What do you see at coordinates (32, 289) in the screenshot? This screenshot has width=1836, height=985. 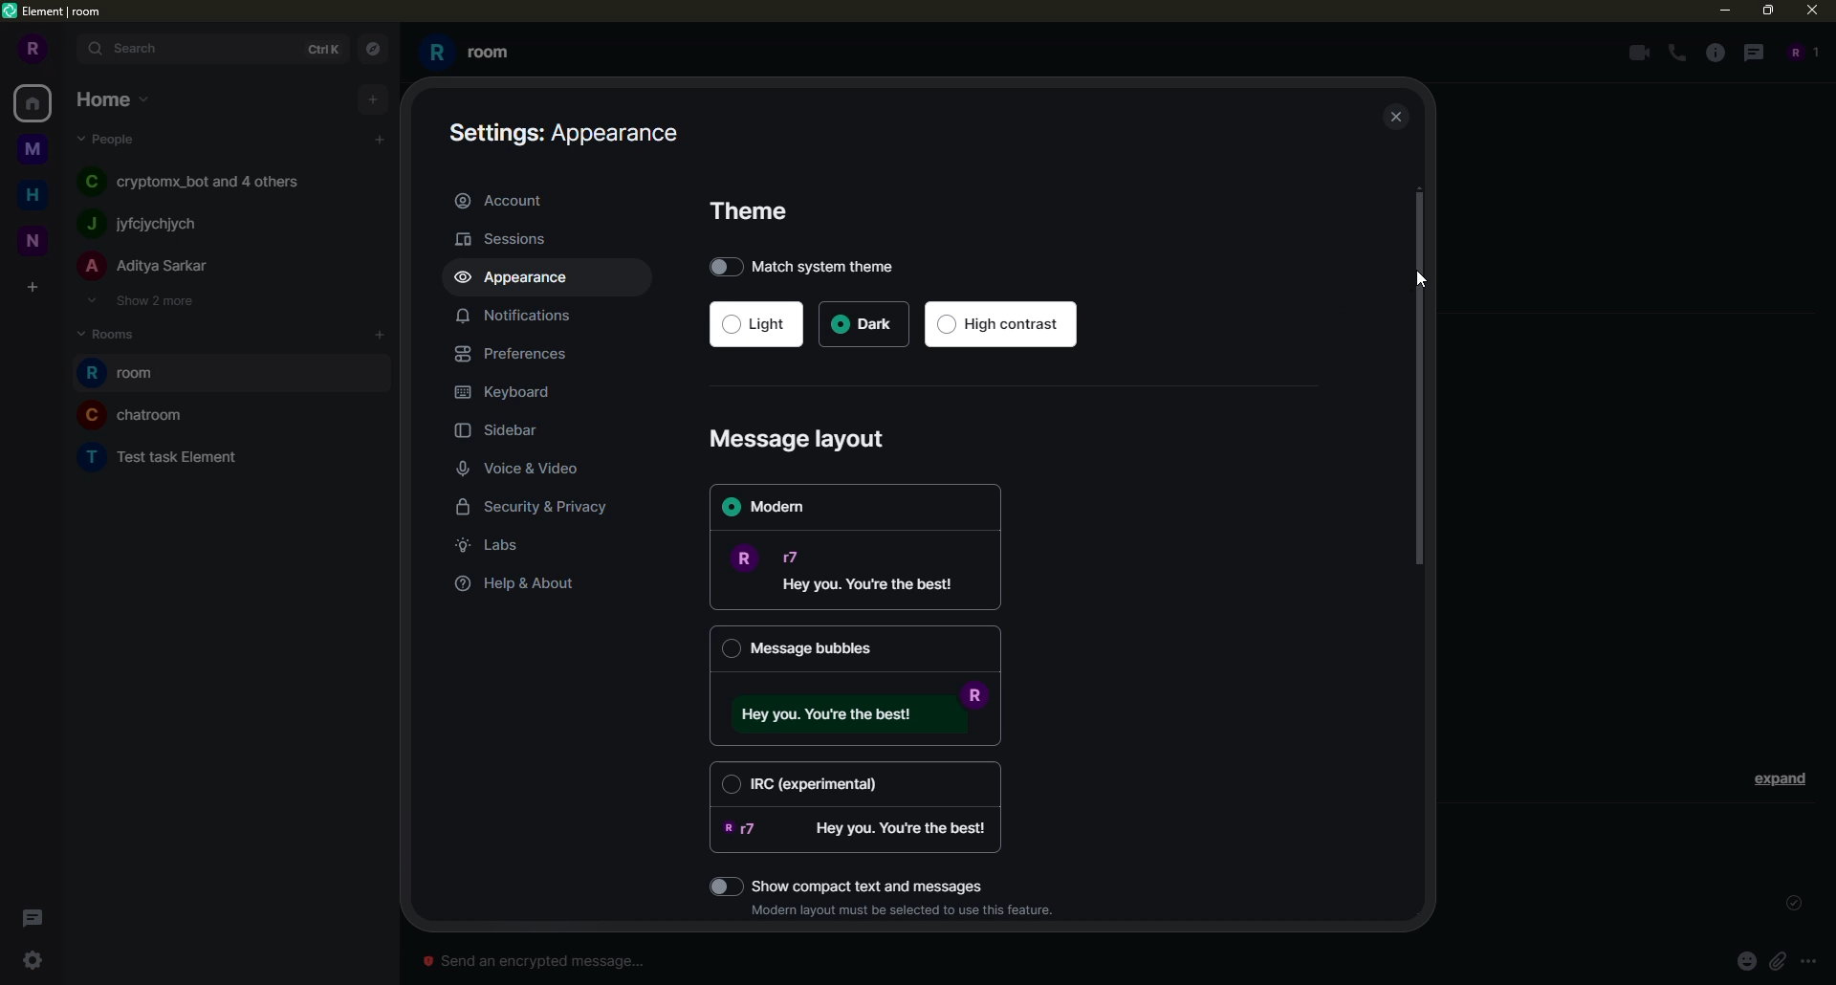 I see `create space` at bounding box center [32, 289].